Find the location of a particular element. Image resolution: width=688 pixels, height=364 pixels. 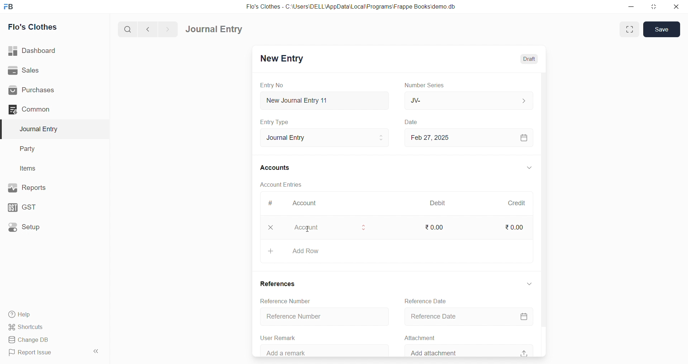

selected is located at coordinates (4, 129).